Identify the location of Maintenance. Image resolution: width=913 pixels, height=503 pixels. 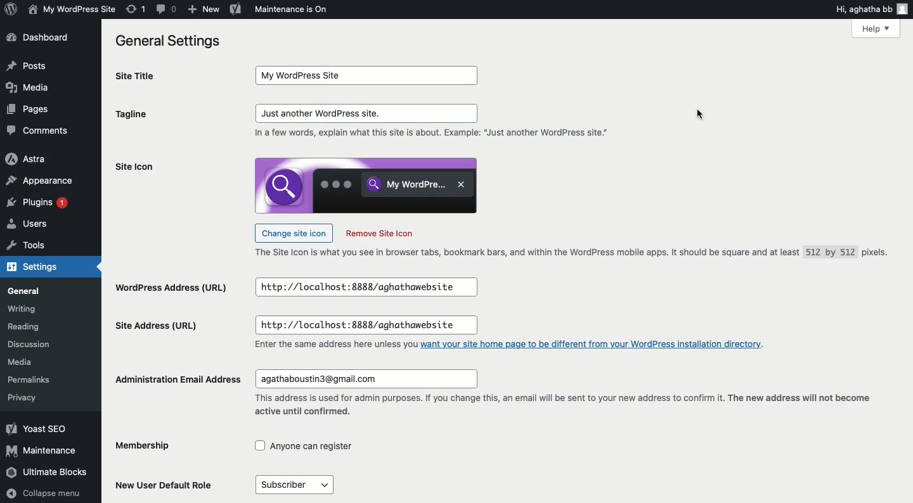
(42, 450).